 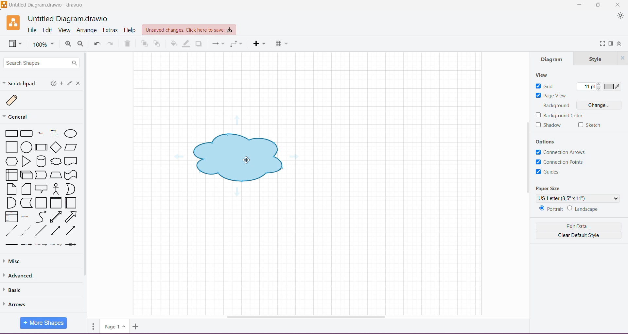 What do you see at coordinates (546, 141) in the screenshot?
I see `Options` at bounding box center [546, 141].